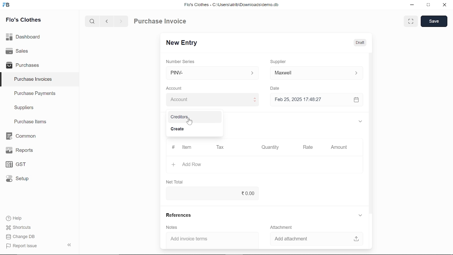 The image size is (453, 255). I want to click on Quantity, so click(271, 147).